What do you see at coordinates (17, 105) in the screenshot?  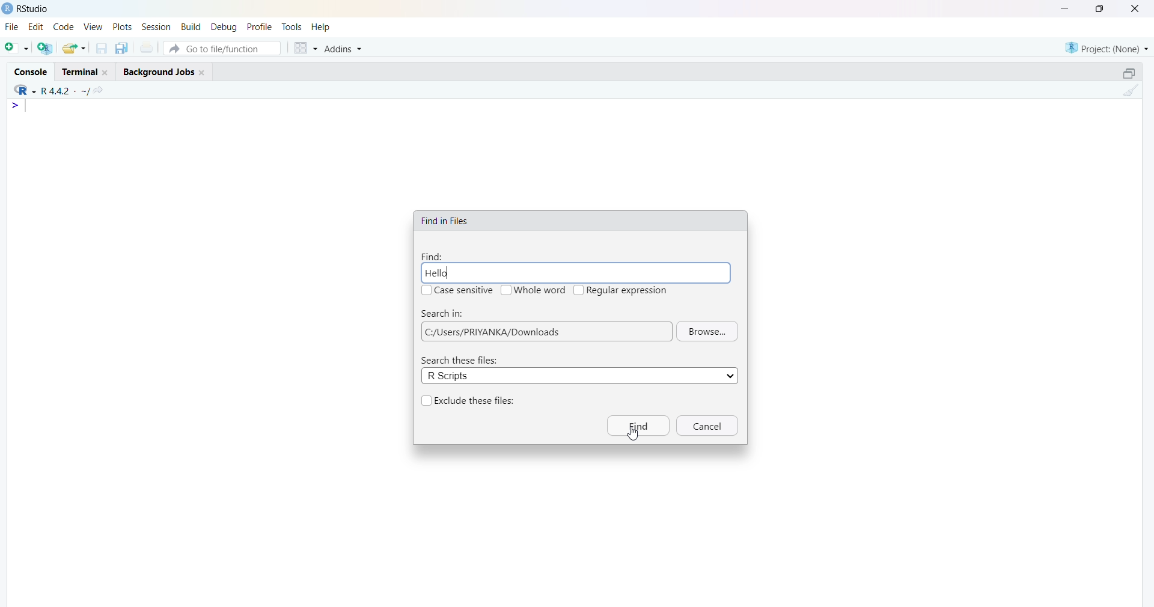 I see `>` at bounding box center [17, 105].